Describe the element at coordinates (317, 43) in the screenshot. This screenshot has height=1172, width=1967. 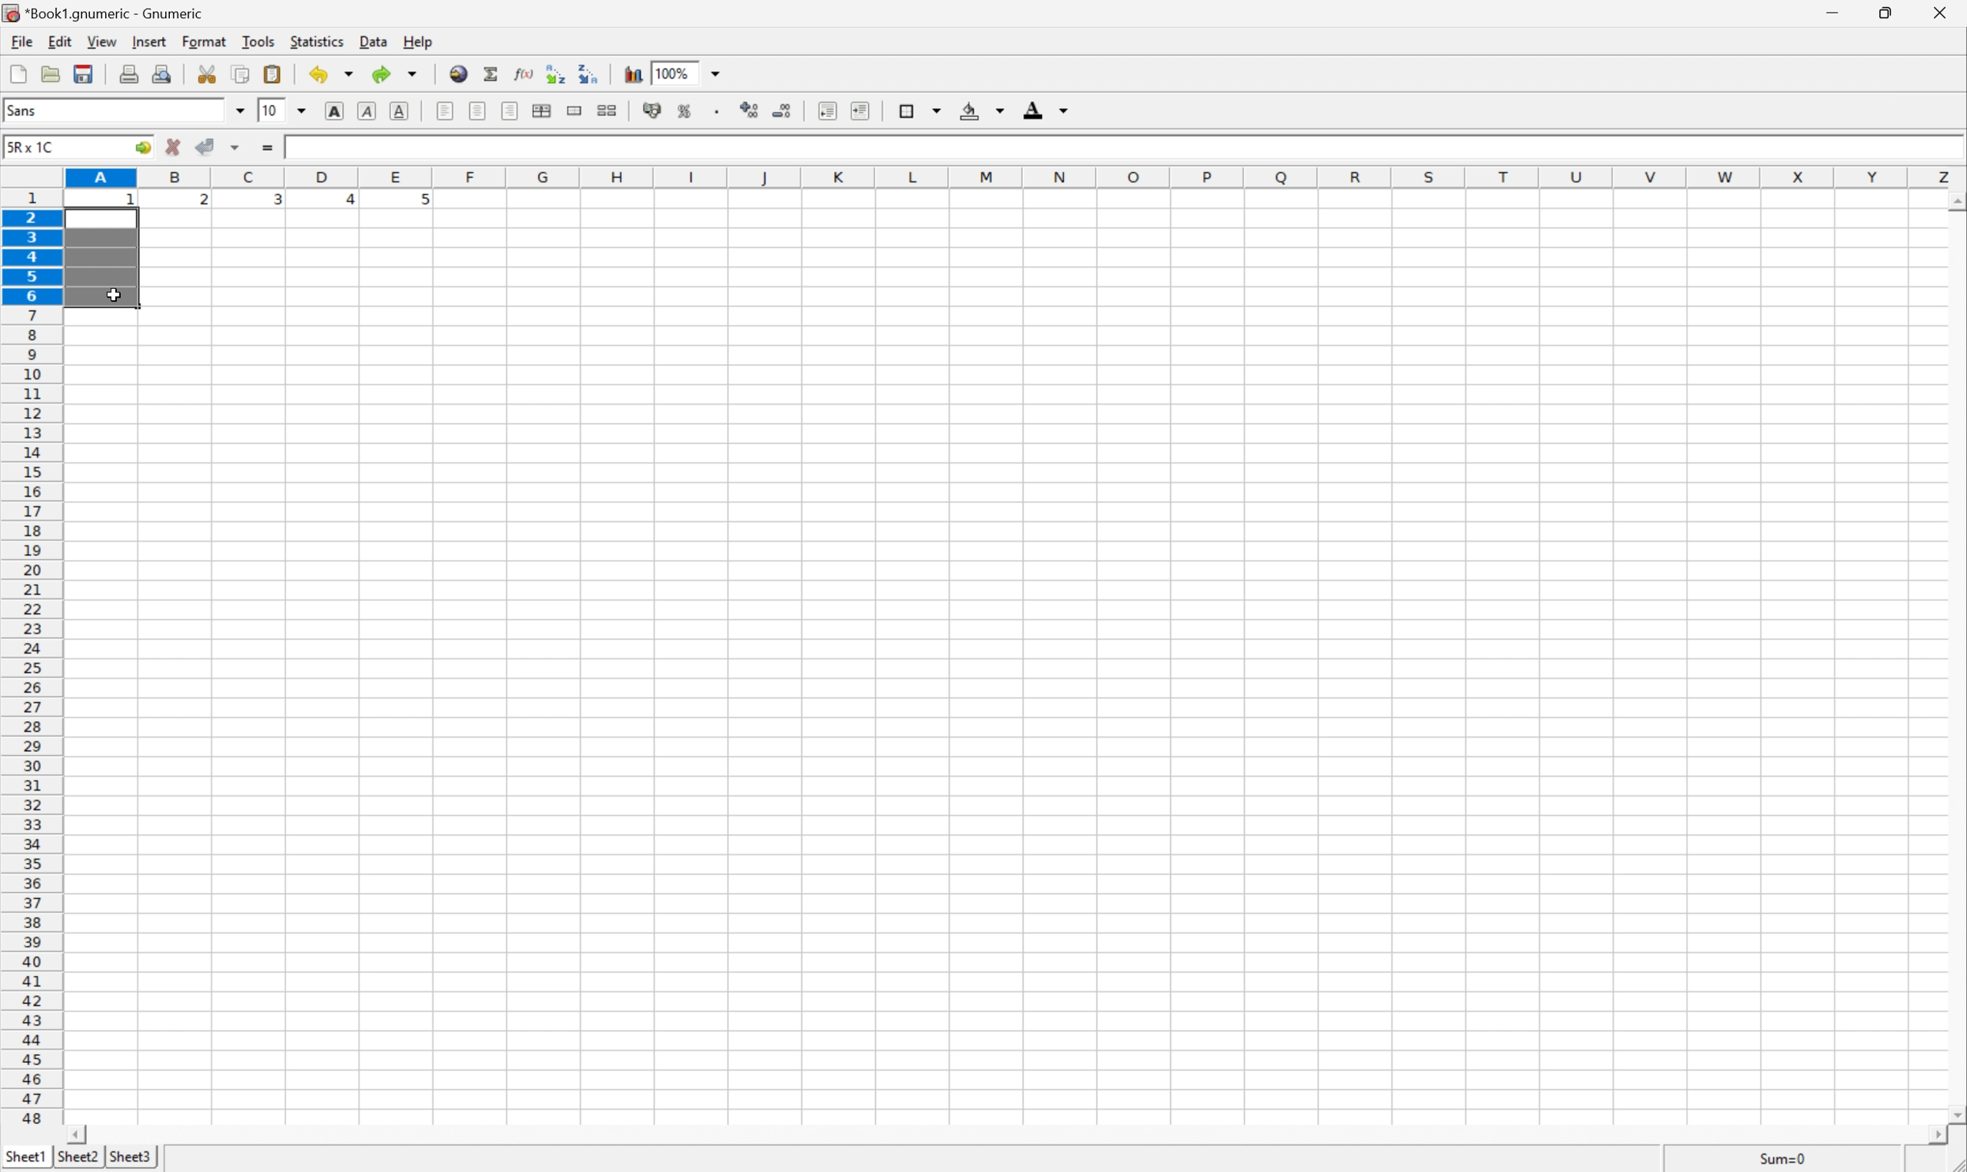
I see `statistics` at that location.